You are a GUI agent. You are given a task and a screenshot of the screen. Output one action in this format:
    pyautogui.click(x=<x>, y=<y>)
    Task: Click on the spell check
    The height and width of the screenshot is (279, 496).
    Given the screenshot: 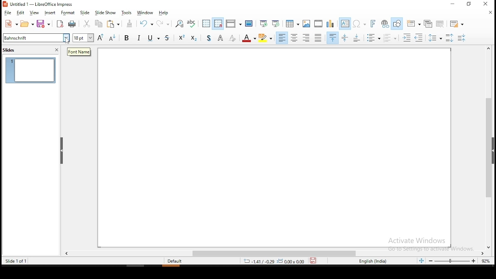 What is the action you would take?
    pyautogui.click(x=192, y=24)
    